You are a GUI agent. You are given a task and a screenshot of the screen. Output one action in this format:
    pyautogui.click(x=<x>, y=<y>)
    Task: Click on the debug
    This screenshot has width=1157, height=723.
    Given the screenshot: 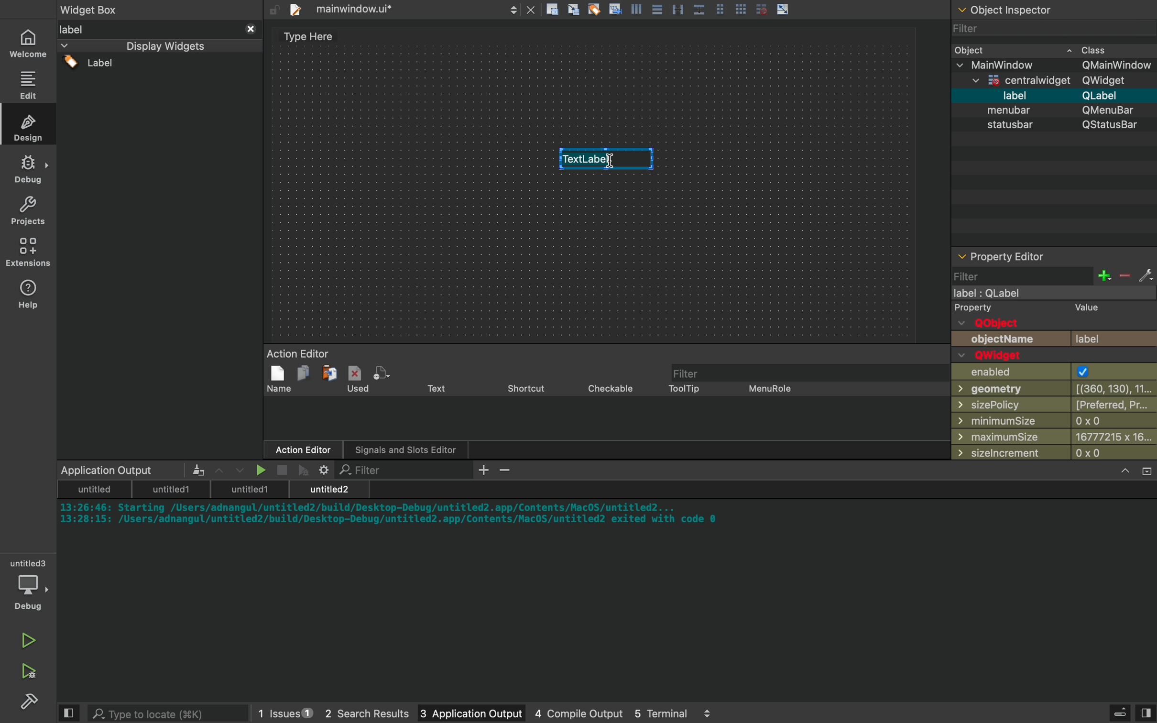 What is the action you would take?
    pyautogui.click(x=31, y=587)
    